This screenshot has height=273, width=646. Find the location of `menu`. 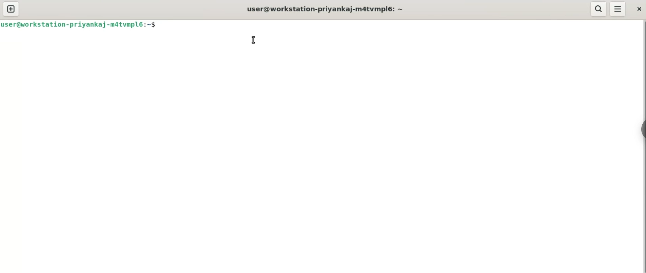

menu is located at coordinates (618, 9).